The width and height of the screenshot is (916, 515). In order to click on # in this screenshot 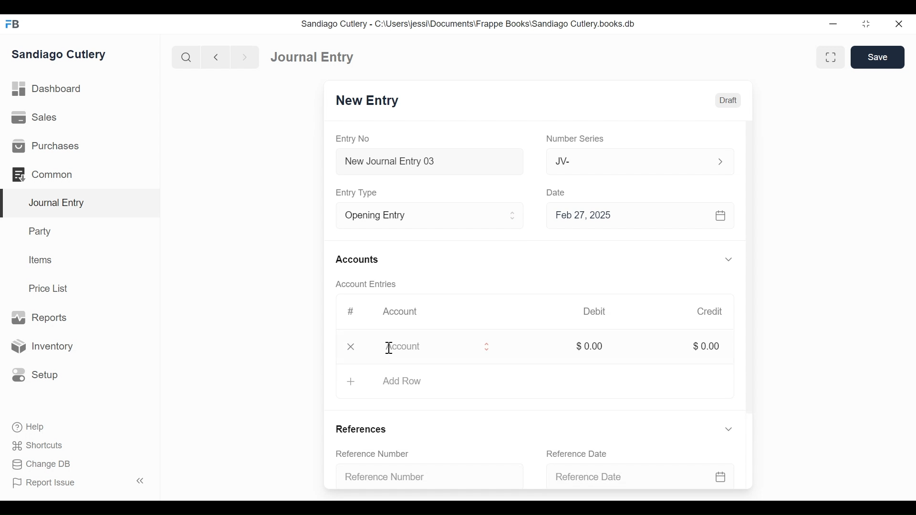, I will do `click(351, 311)`.